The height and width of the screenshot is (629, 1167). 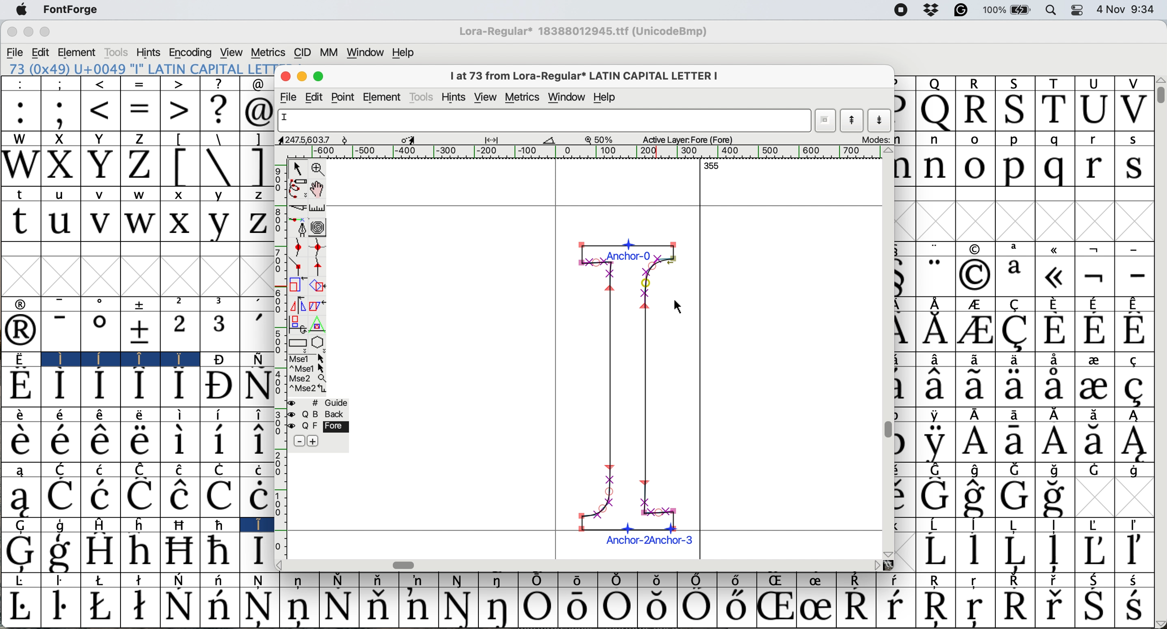 What do you see at coordinates (1095, 331) in the screenshot?
I see `Symbol` at bounding box center [1095, 331].